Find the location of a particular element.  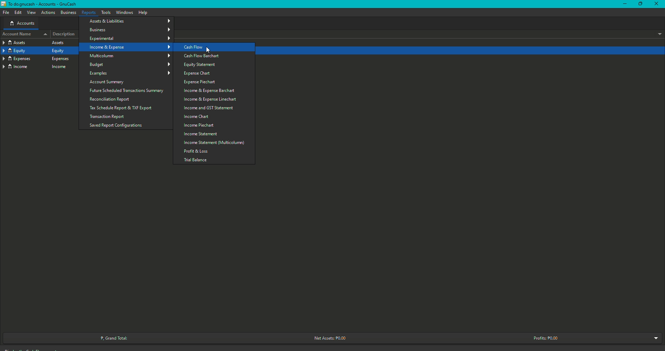

Help is located at coordinates (143, 12).